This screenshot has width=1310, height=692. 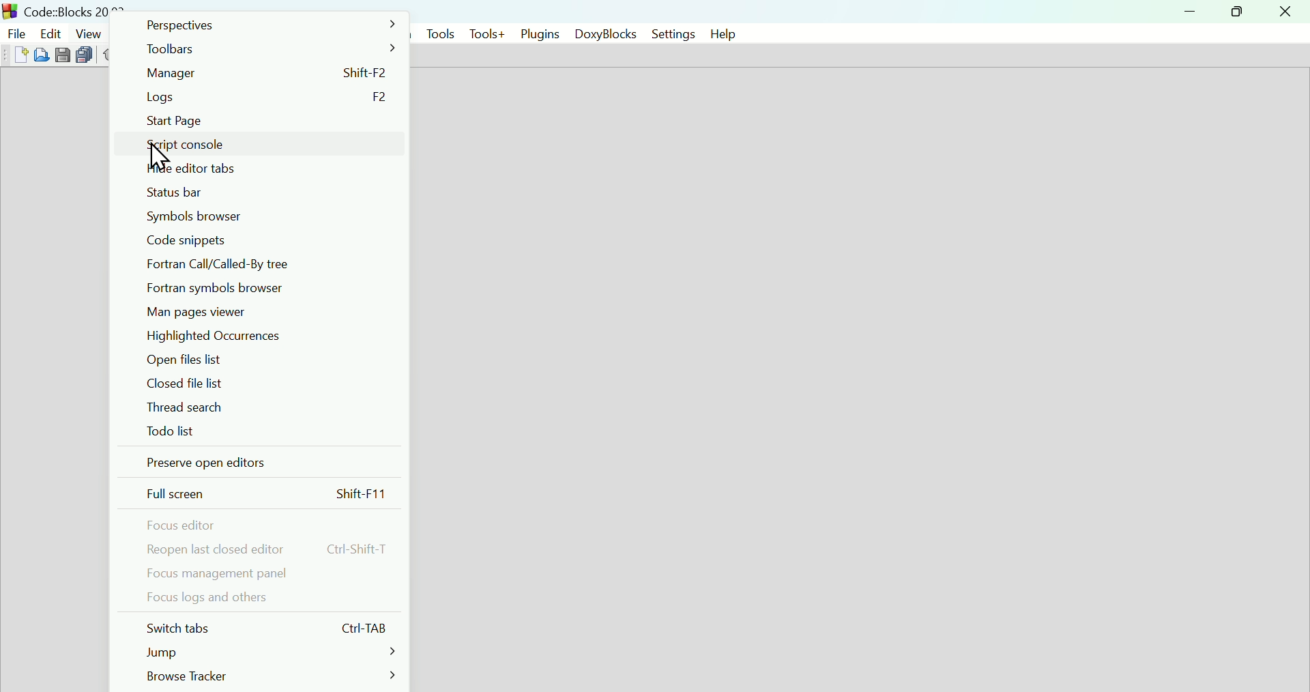 I want to click on Symbol browser, so click(x=263, y=217).